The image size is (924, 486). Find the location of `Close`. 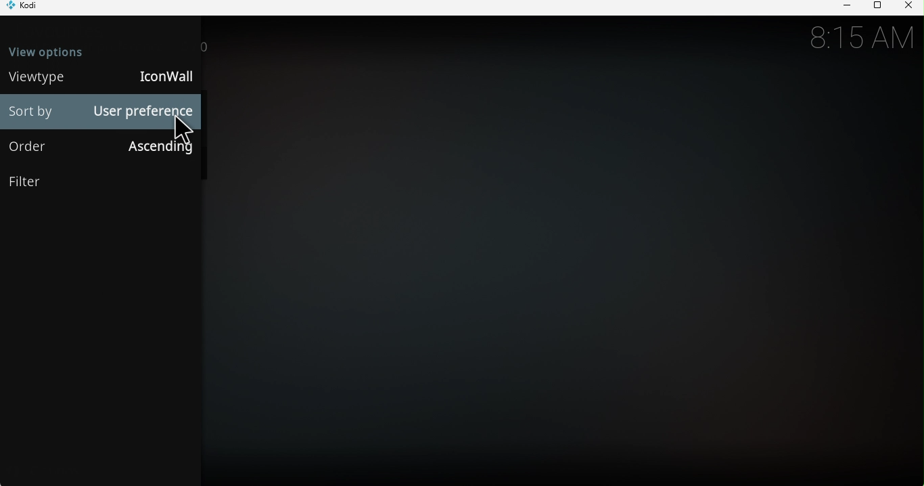

Close is located at coordinates (908, 7).